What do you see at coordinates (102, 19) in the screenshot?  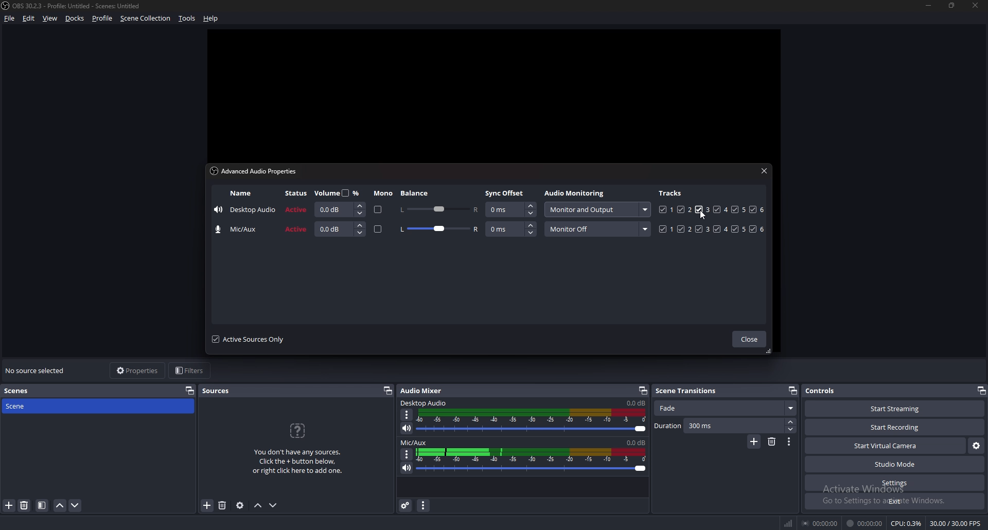 I see `profile` at bounding box center [102, 19].